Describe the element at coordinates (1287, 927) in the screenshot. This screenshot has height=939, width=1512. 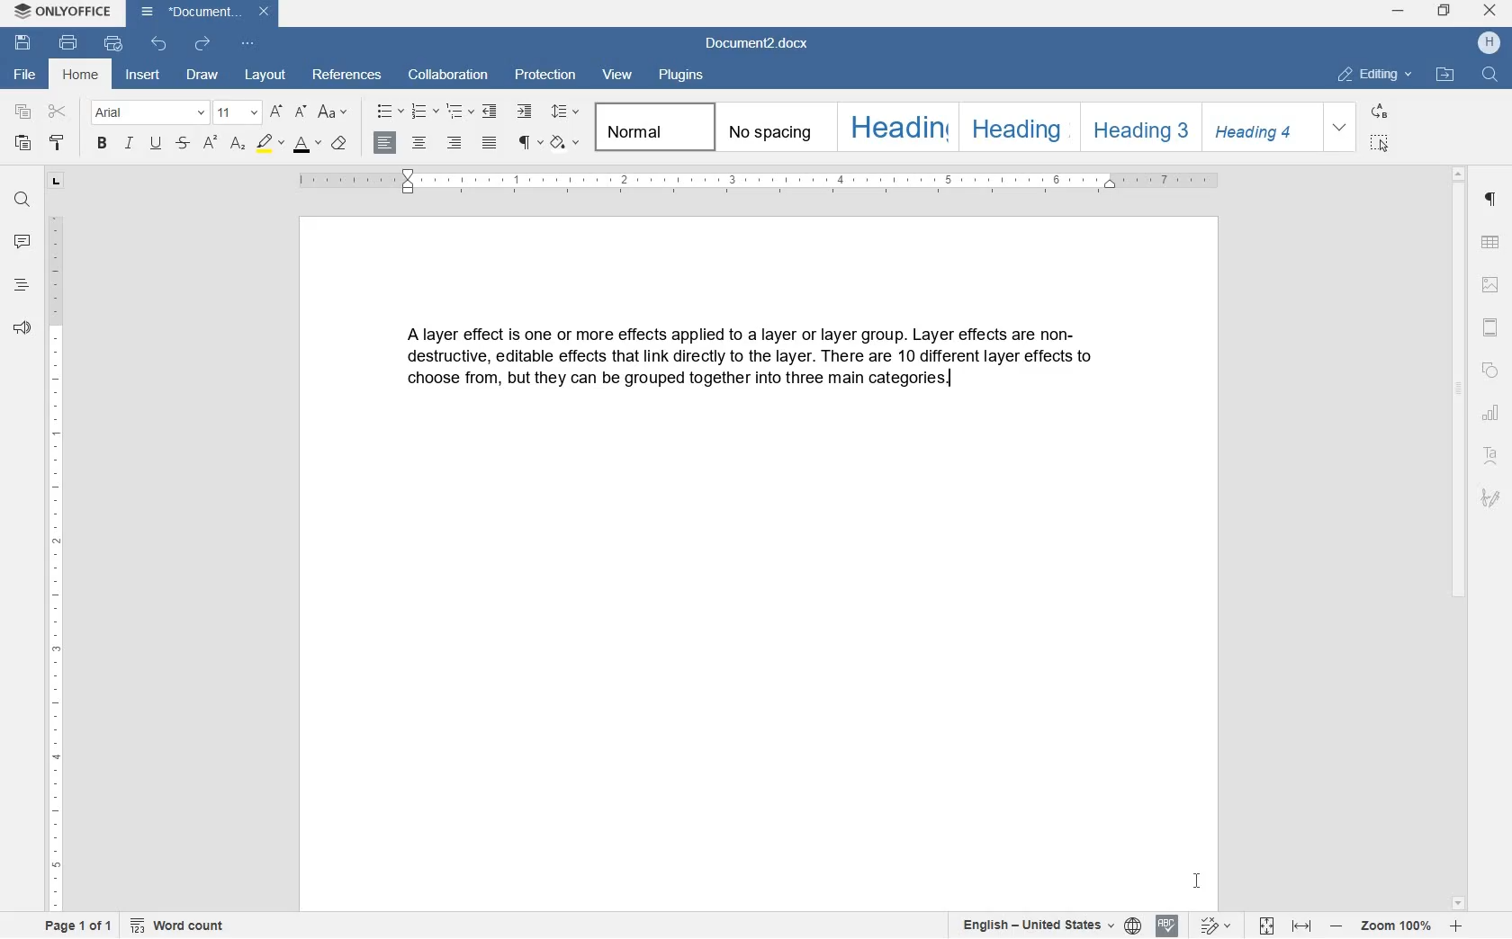
I see `FIT TO PAGE OR WIDTH` at that location.